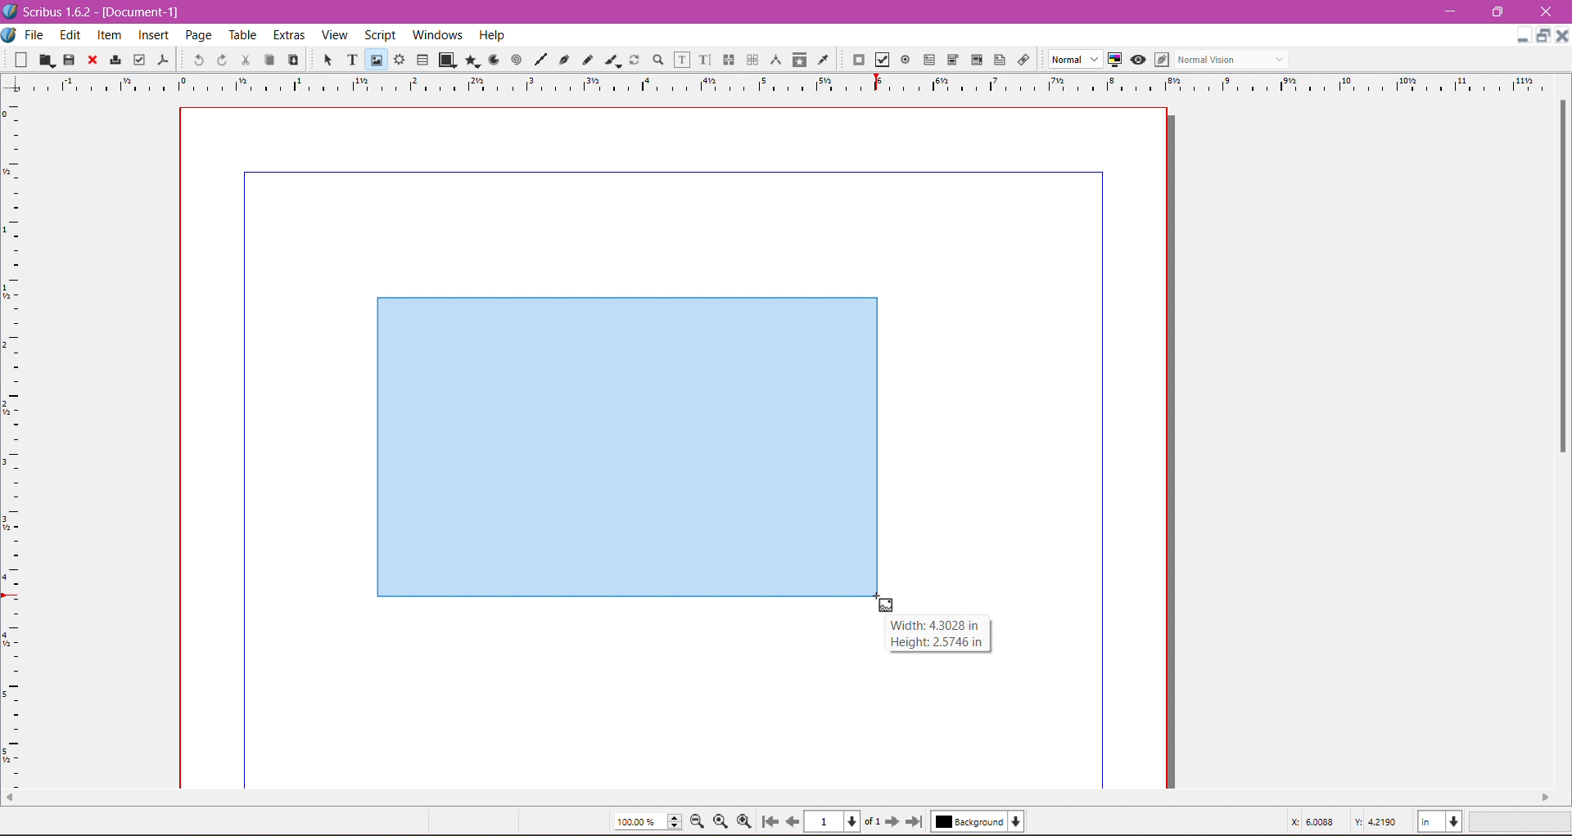  I want to click on Render Frame, so click(400, 60).